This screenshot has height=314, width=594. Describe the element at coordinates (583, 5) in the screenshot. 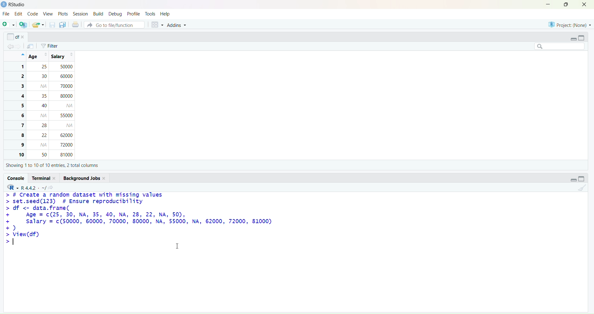

I see `close` at that location.